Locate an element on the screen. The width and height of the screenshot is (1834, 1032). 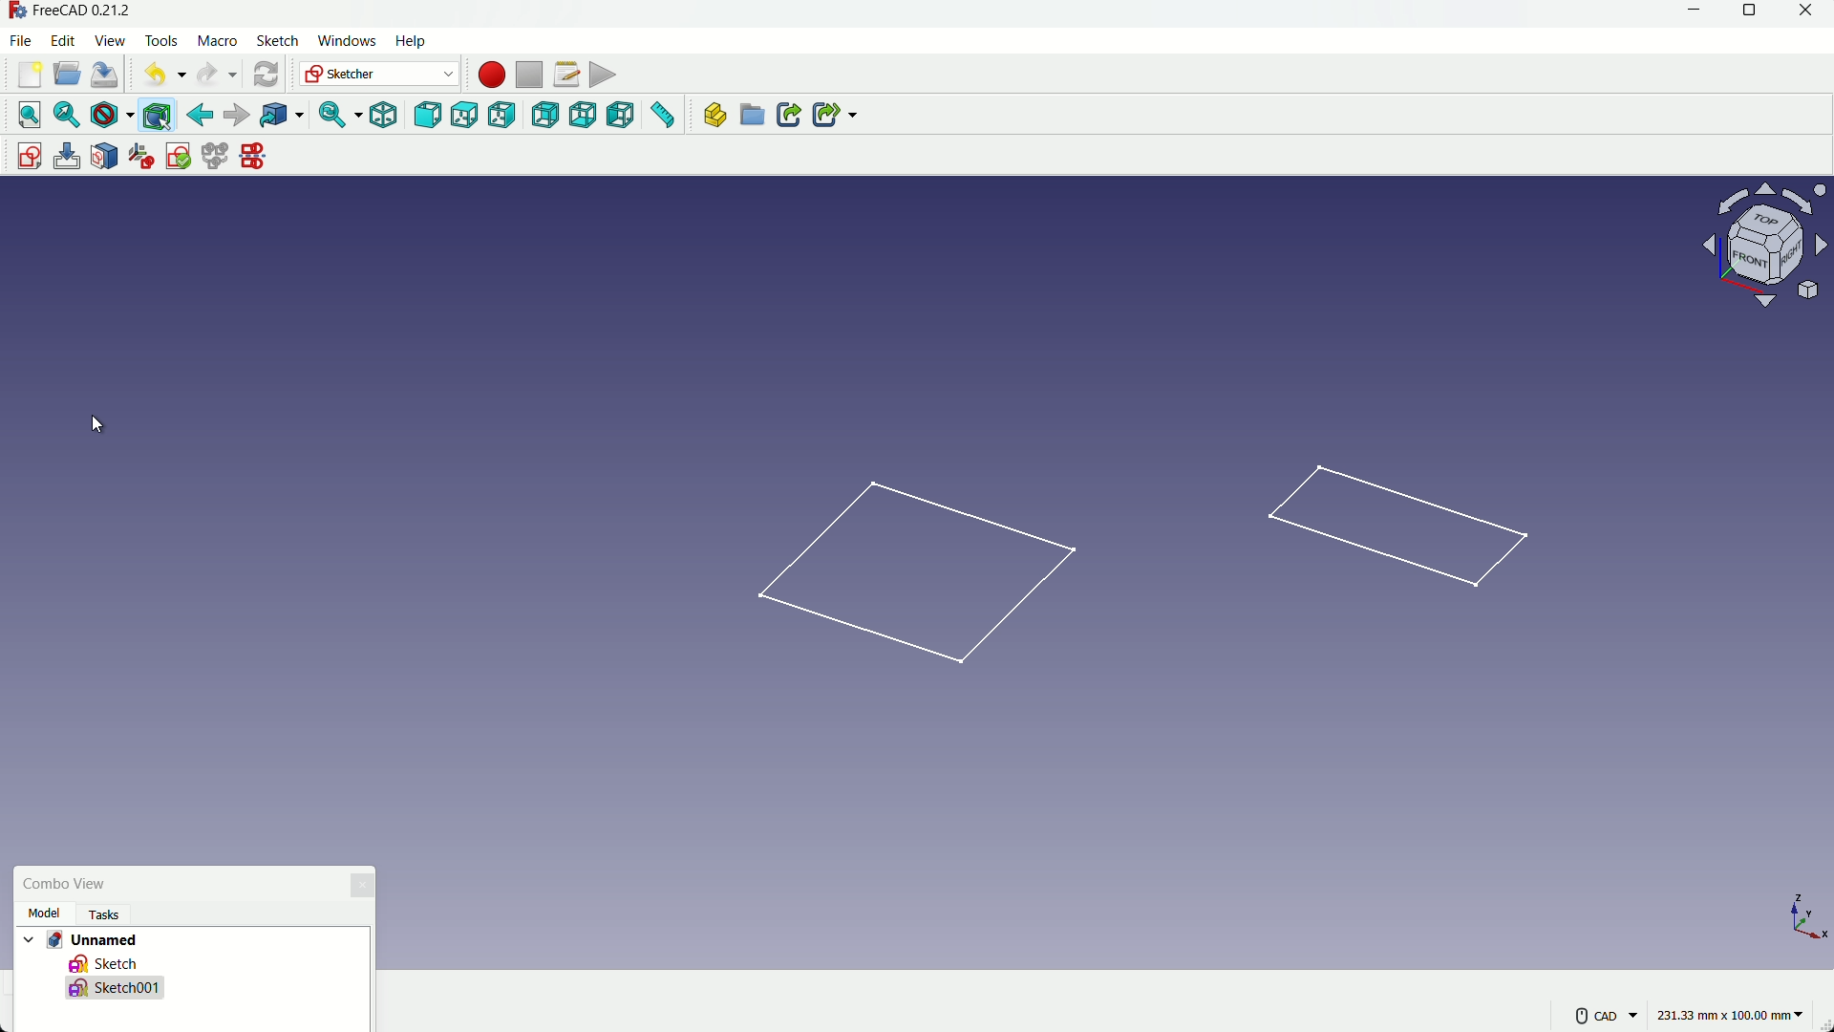
combo view box is located at coordinates (175, 884).